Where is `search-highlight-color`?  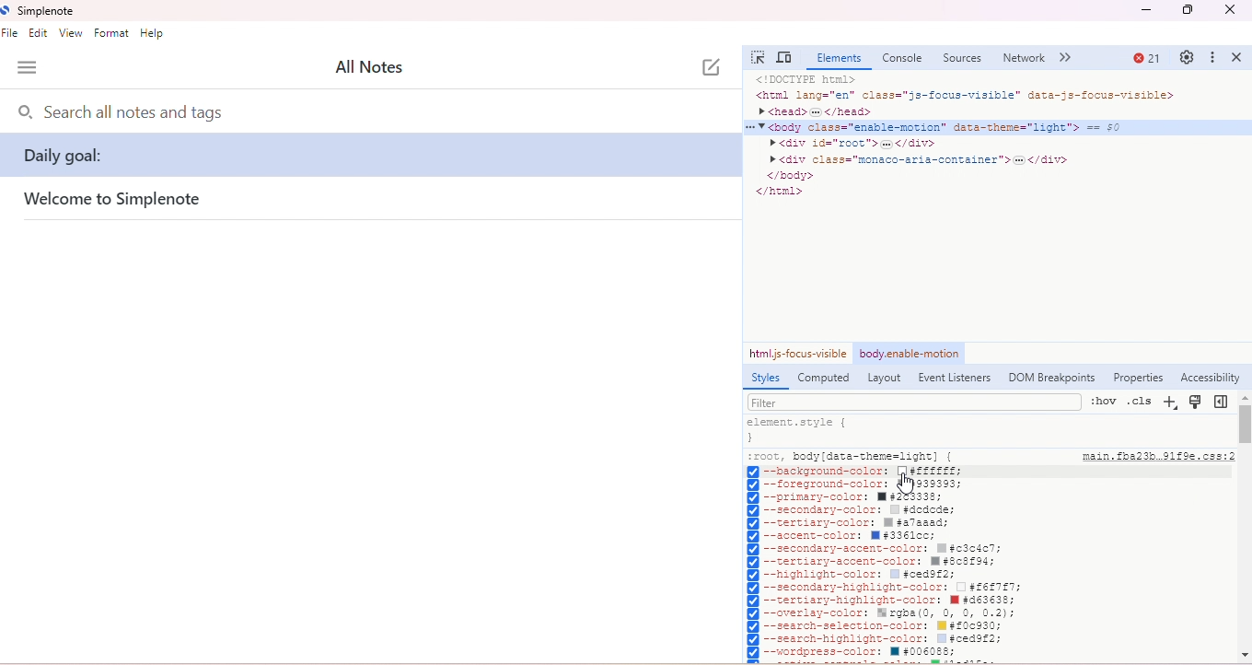 search-highlight-color is located at coordinates (883, 640).